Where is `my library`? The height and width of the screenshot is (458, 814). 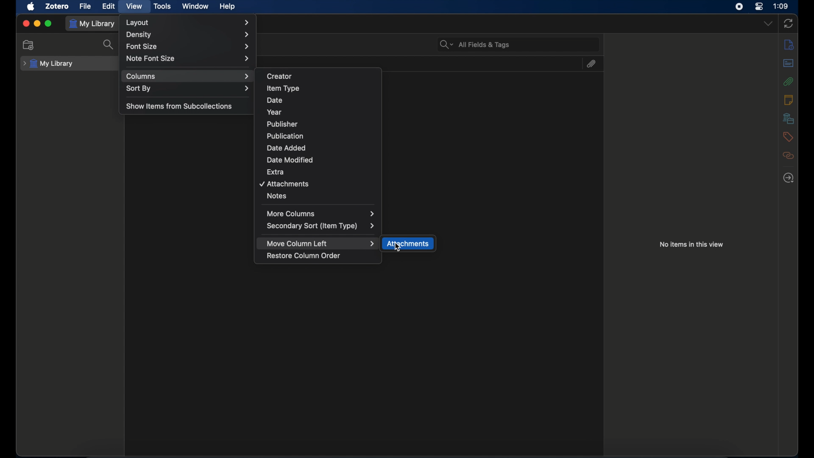
my library is located at coordinates (94, 24).